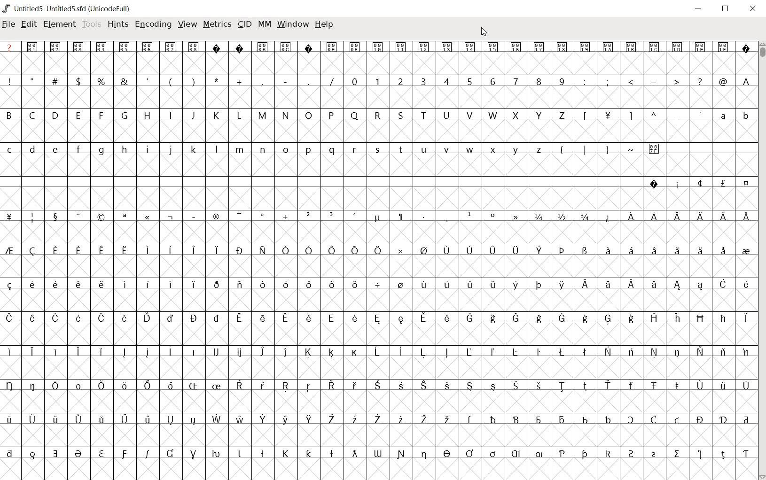 The image size is (766, 480). What do you see at coordinates (607, 285) in the screenshot?
I see `Symbol` at bounding box center [607, 285].